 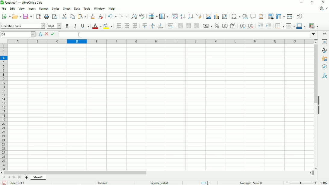 What do you see at coordinates (280, 26) in the screenshot?
I see `Borders` at bounding box center [280, 26].